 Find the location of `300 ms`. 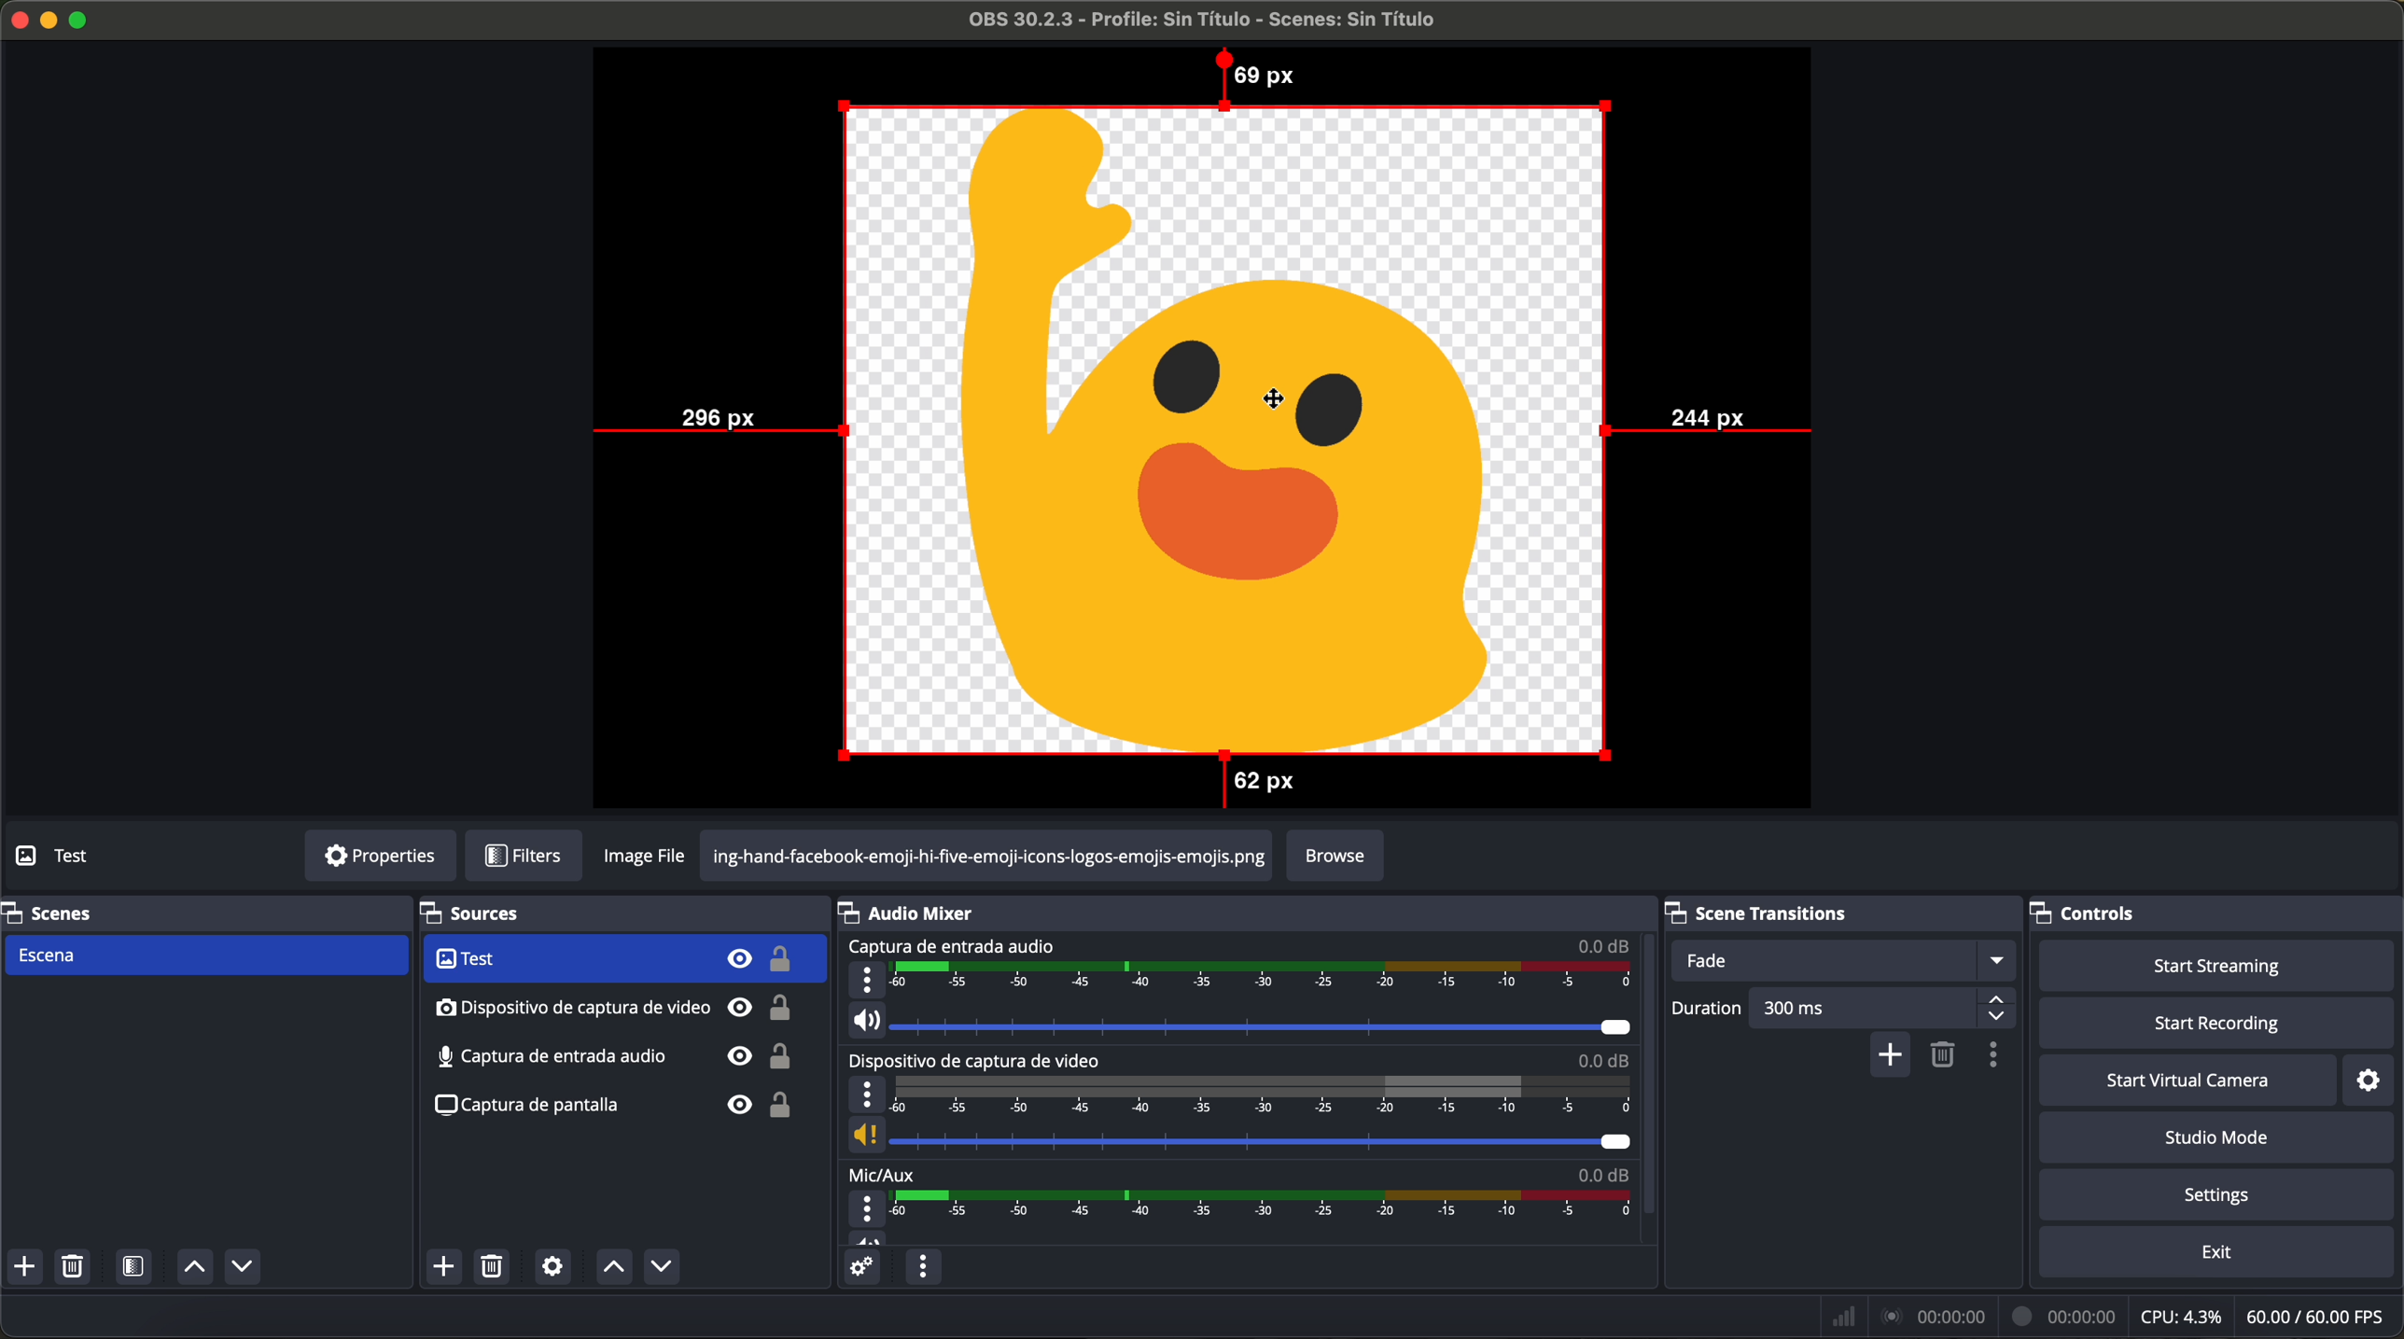

300 ms is located at coordinates (1884, 1008).